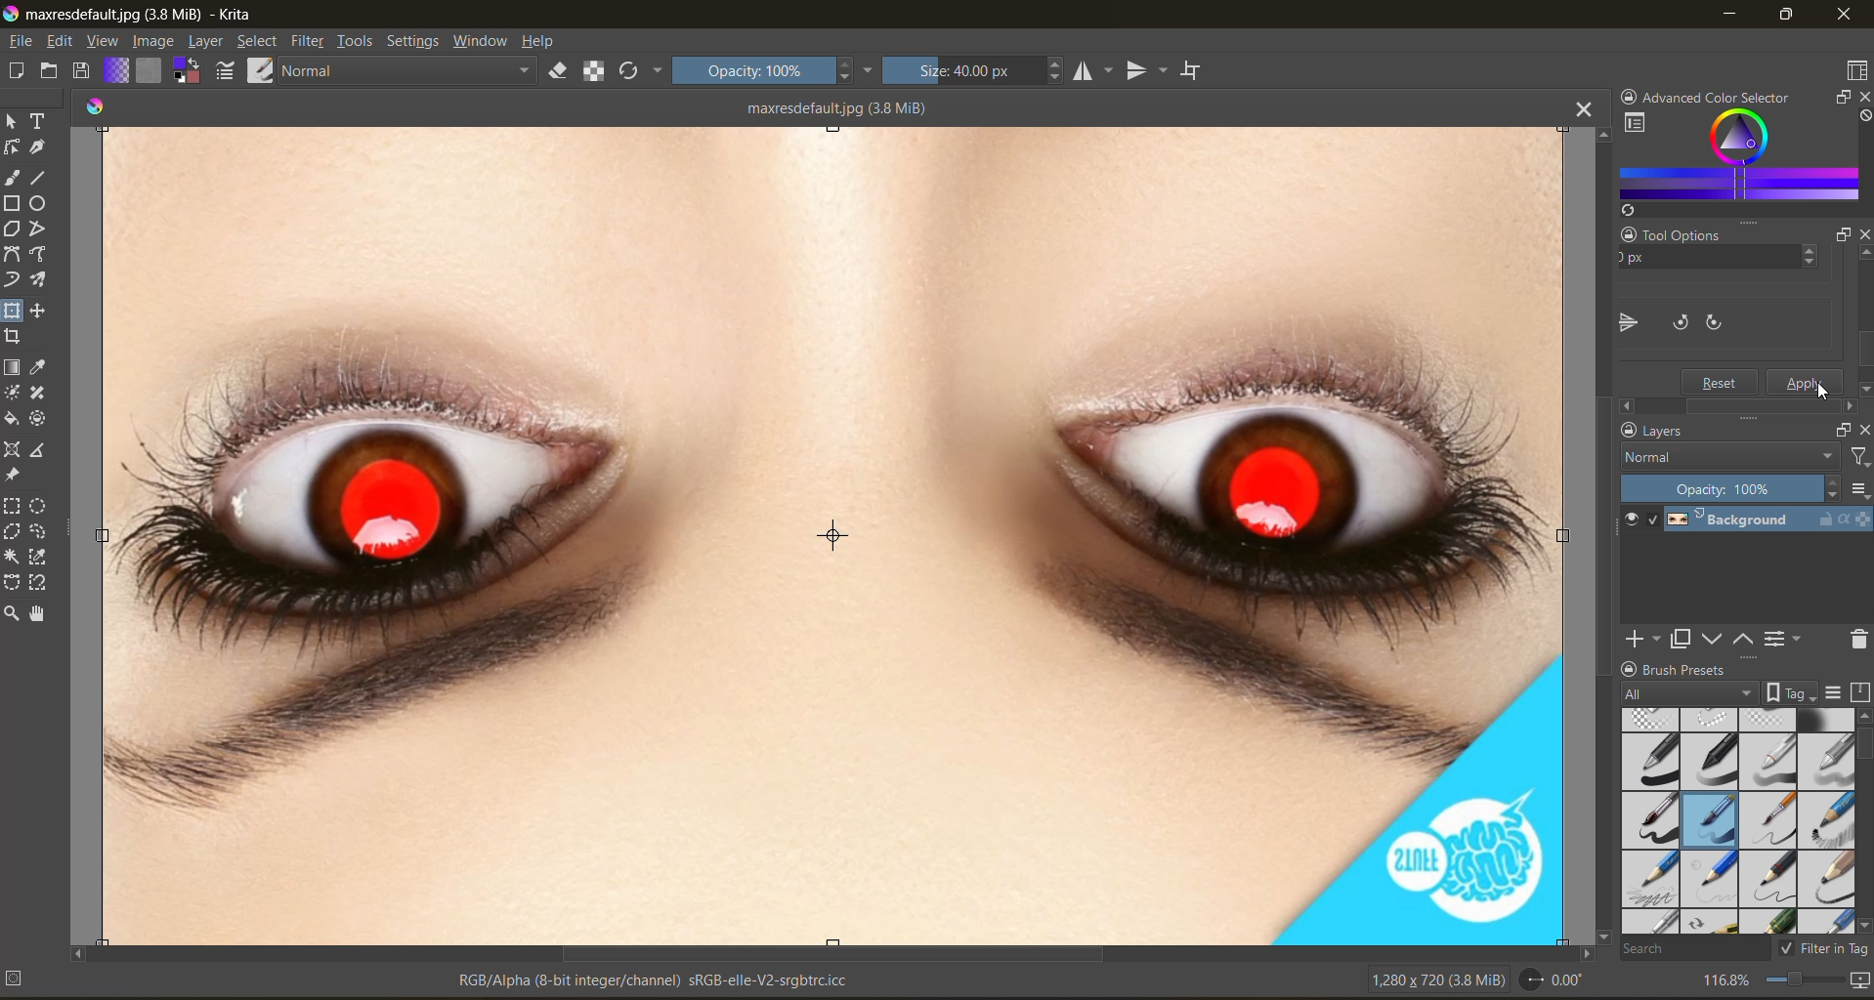 This screenshot has height=1000, width=1874. I want to click on lock docker, so click(1630, 669).